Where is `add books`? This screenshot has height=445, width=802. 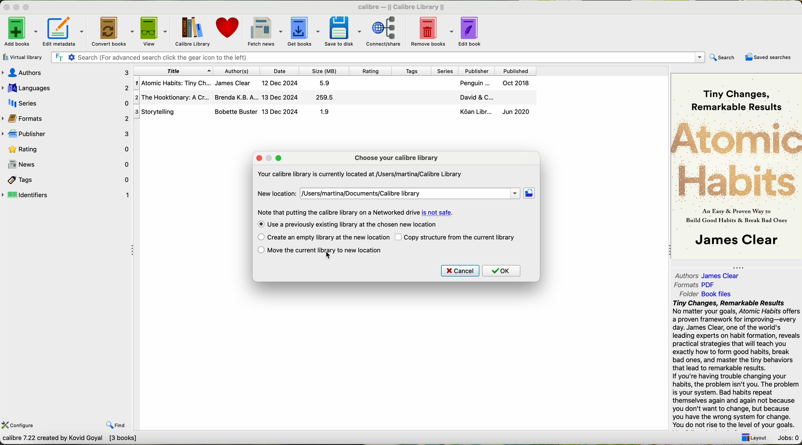
add books is located at coordinates (20, 31).